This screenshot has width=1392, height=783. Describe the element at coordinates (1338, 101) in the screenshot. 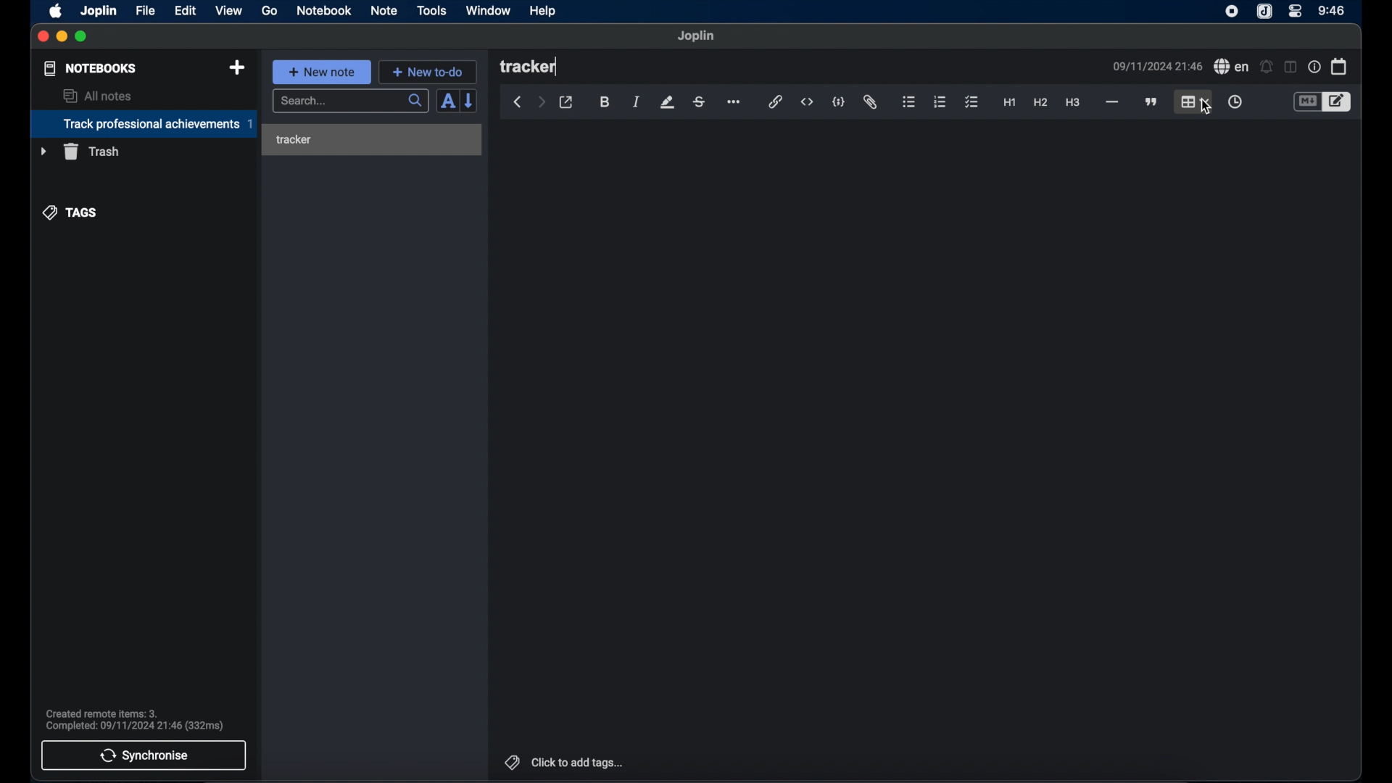

I see `toggle editor` at that location.